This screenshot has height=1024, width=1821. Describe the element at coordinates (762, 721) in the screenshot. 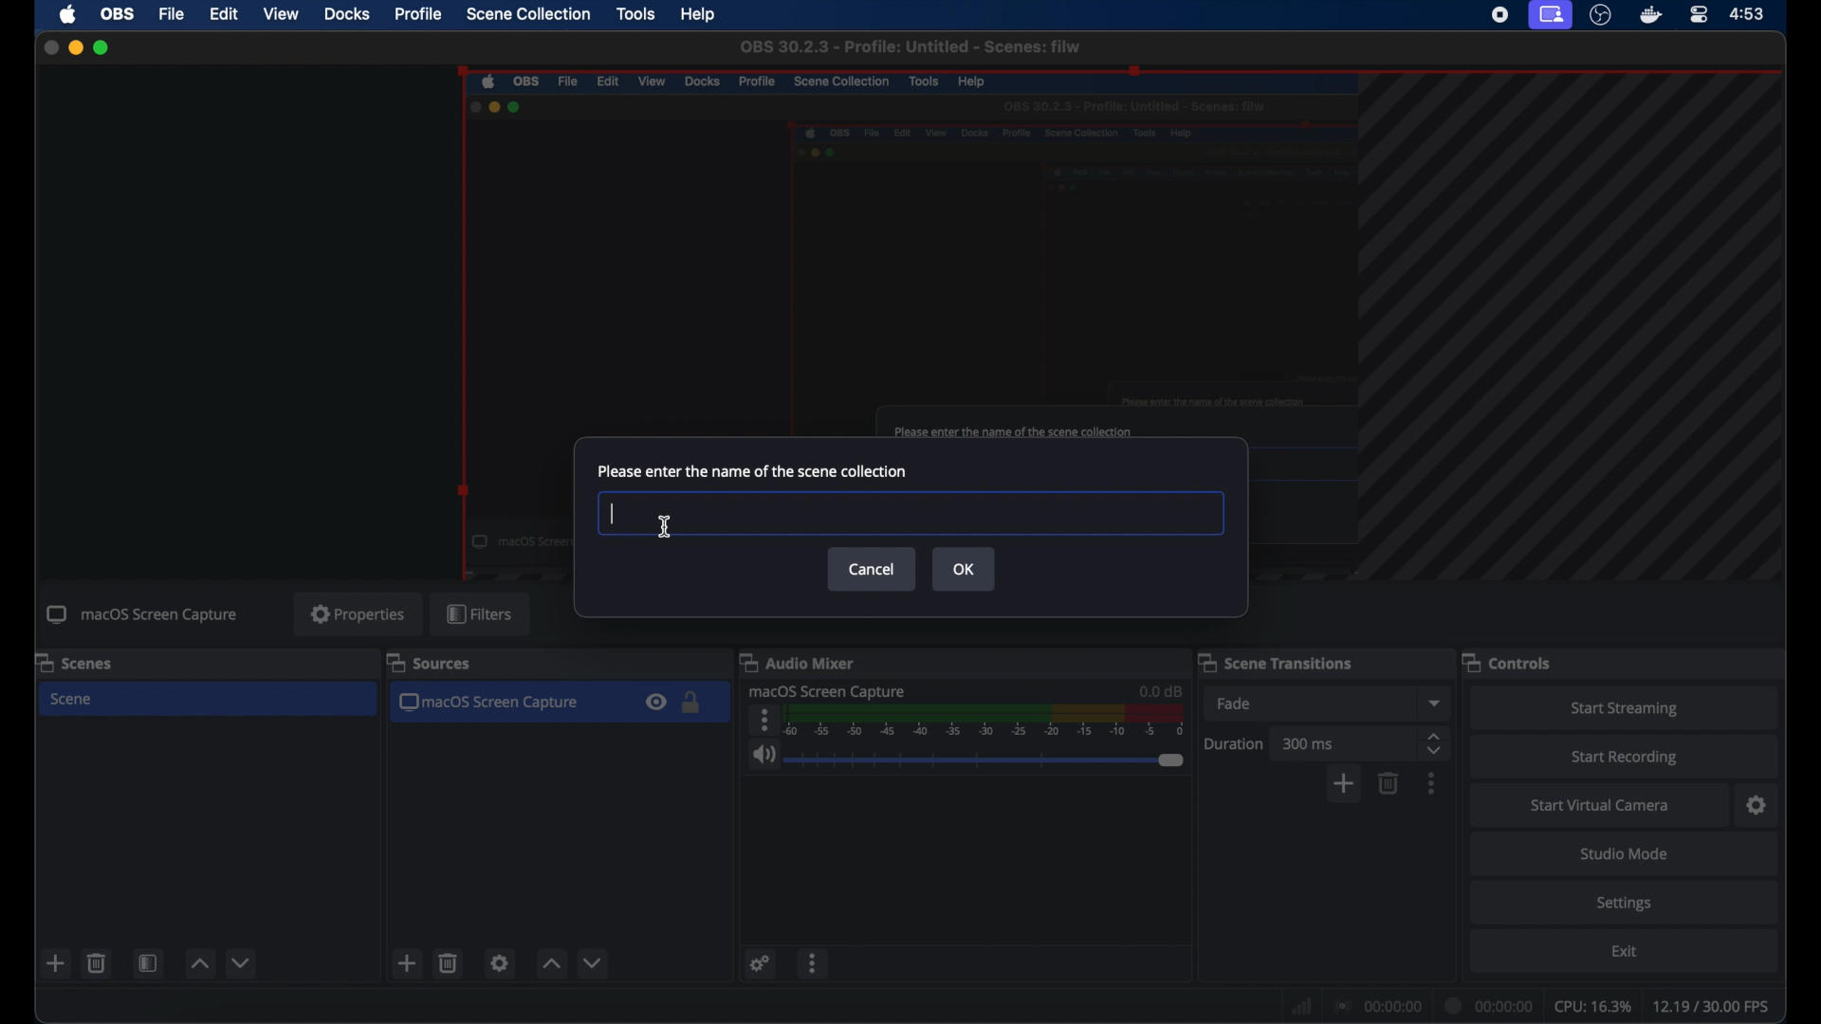

I see `more options` at that location.